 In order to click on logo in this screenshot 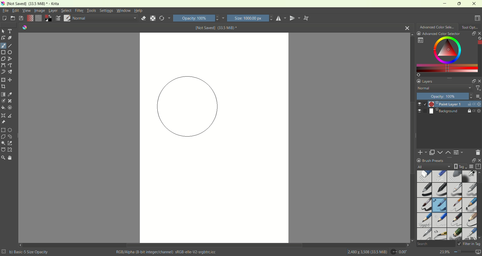, I will do `click(3, 4)`.